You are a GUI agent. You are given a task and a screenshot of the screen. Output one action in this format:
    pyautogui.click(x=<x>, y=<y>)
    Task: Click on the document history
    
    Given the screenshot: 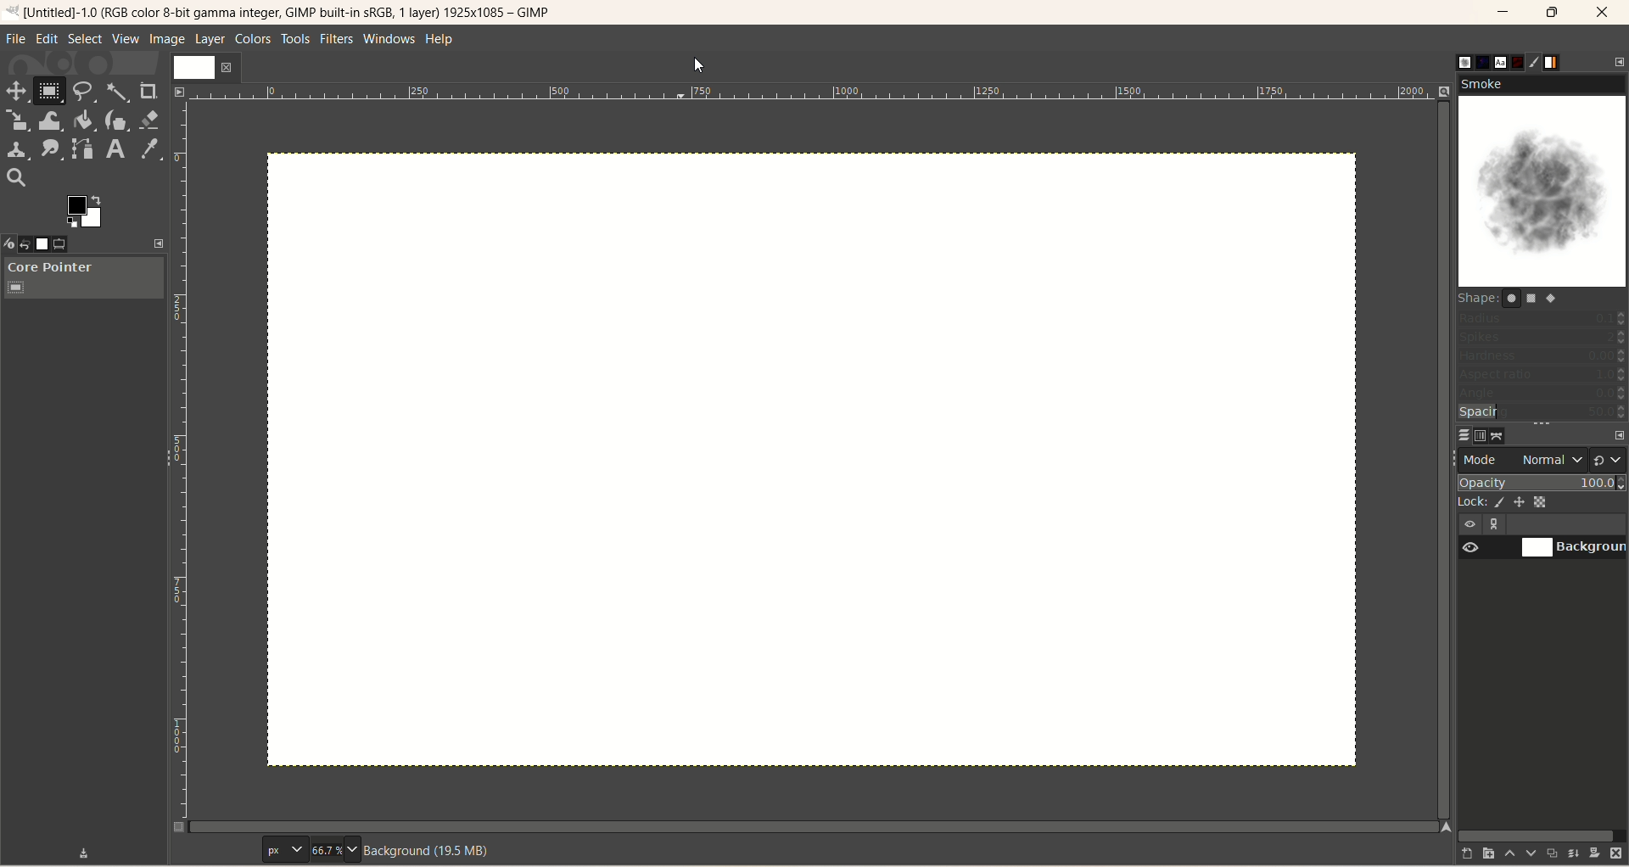 What is the action you would take?
    pyautogui.click(x=1520, y=59)
    